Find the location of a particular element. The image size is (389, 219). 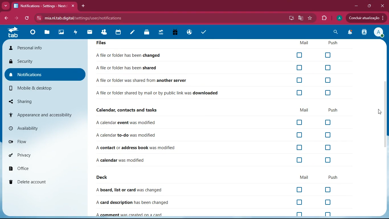

tab is located at coordinates (40, 6).